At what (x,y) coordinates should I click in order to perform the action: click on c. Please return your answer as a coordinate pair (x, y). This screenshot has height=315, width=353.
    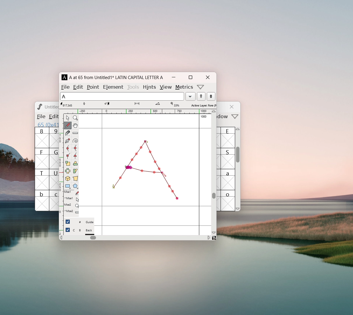
    Looking at the image, I should click on (54, 201).